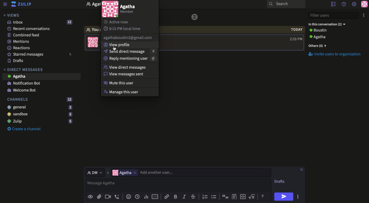 This screenshot has width=369, height=203. What do you see at coordinates (215, 197) in the screenshot?
I see `Bullet` at bounding box center [215, 197].